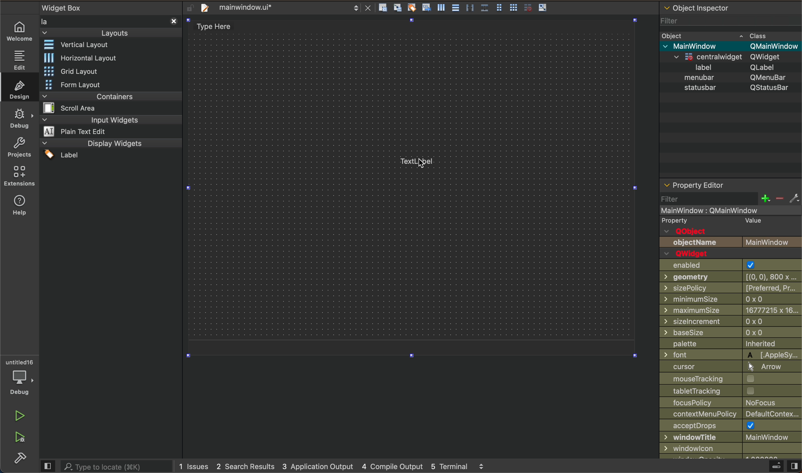 This screenshot has height=473, width=802. I want to click on mainwindow, so click(732, 46).